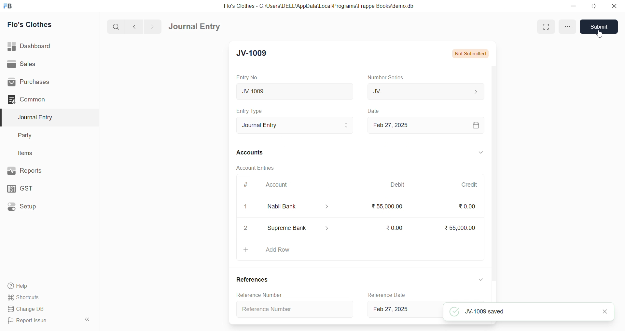 The height and width of the screenshot is (331, 625). What do you see at coordinates (37, 117) in the screenshot?
I see `Journal Entry` at bounding box center [37, 117].